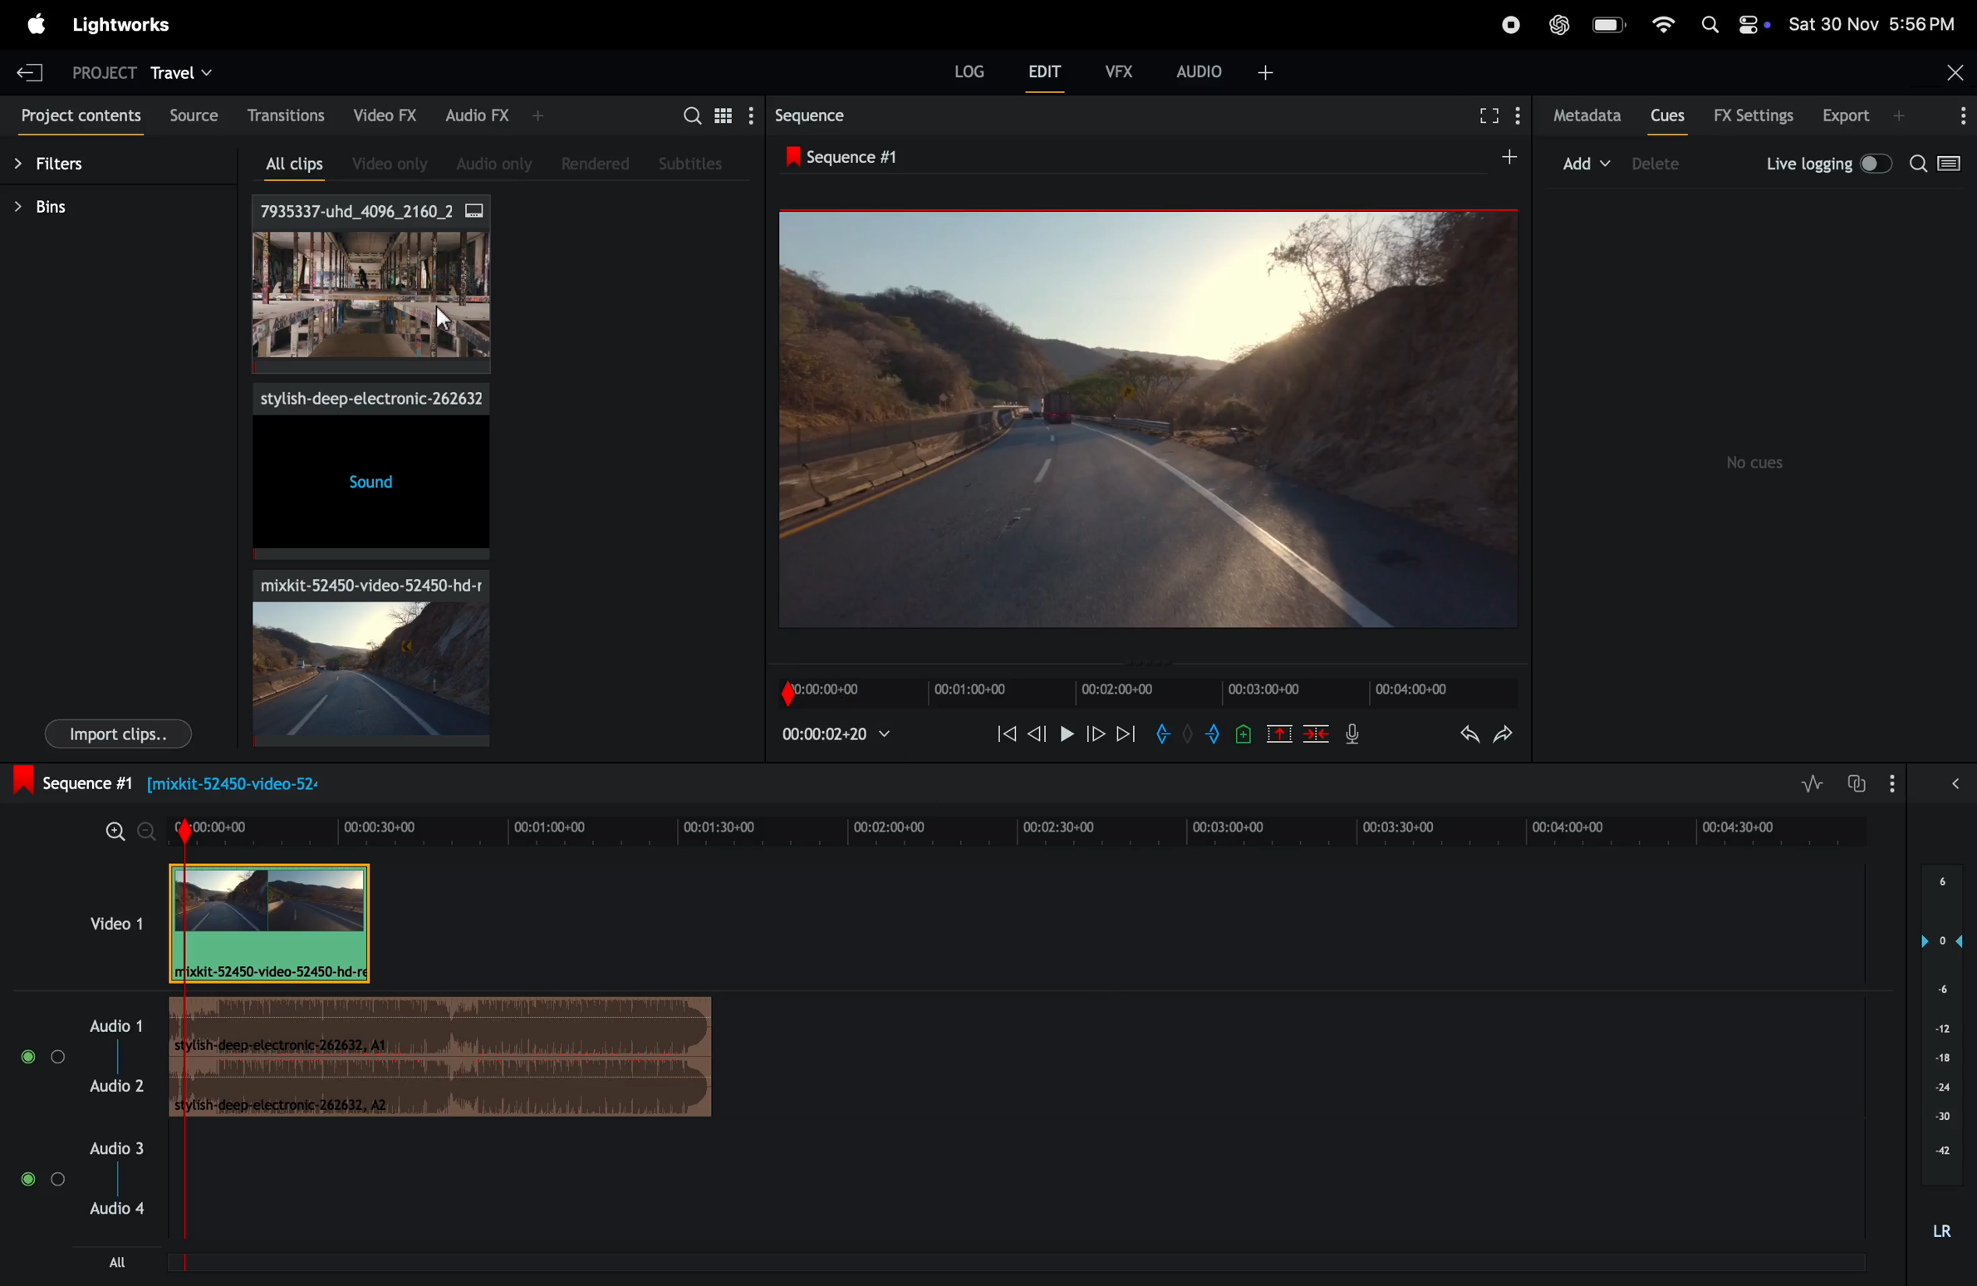  Describe the element at coordinates (1096, 736) in the screenshot. I see `next frame` at that location.